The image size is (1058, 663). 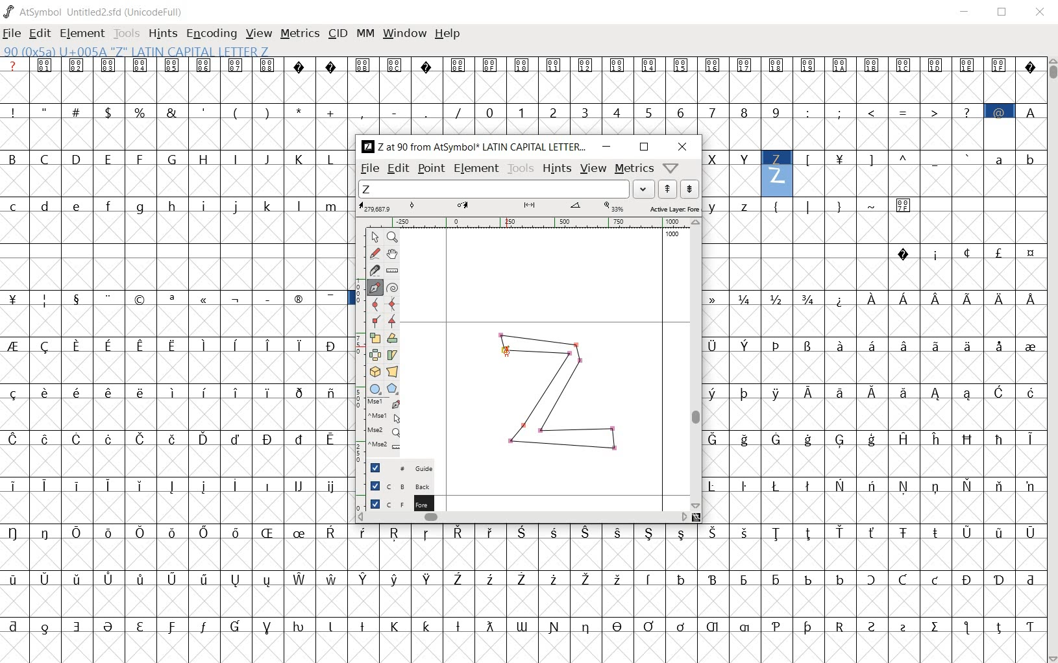 I want to click on encoding, so click(x=210, y=34).